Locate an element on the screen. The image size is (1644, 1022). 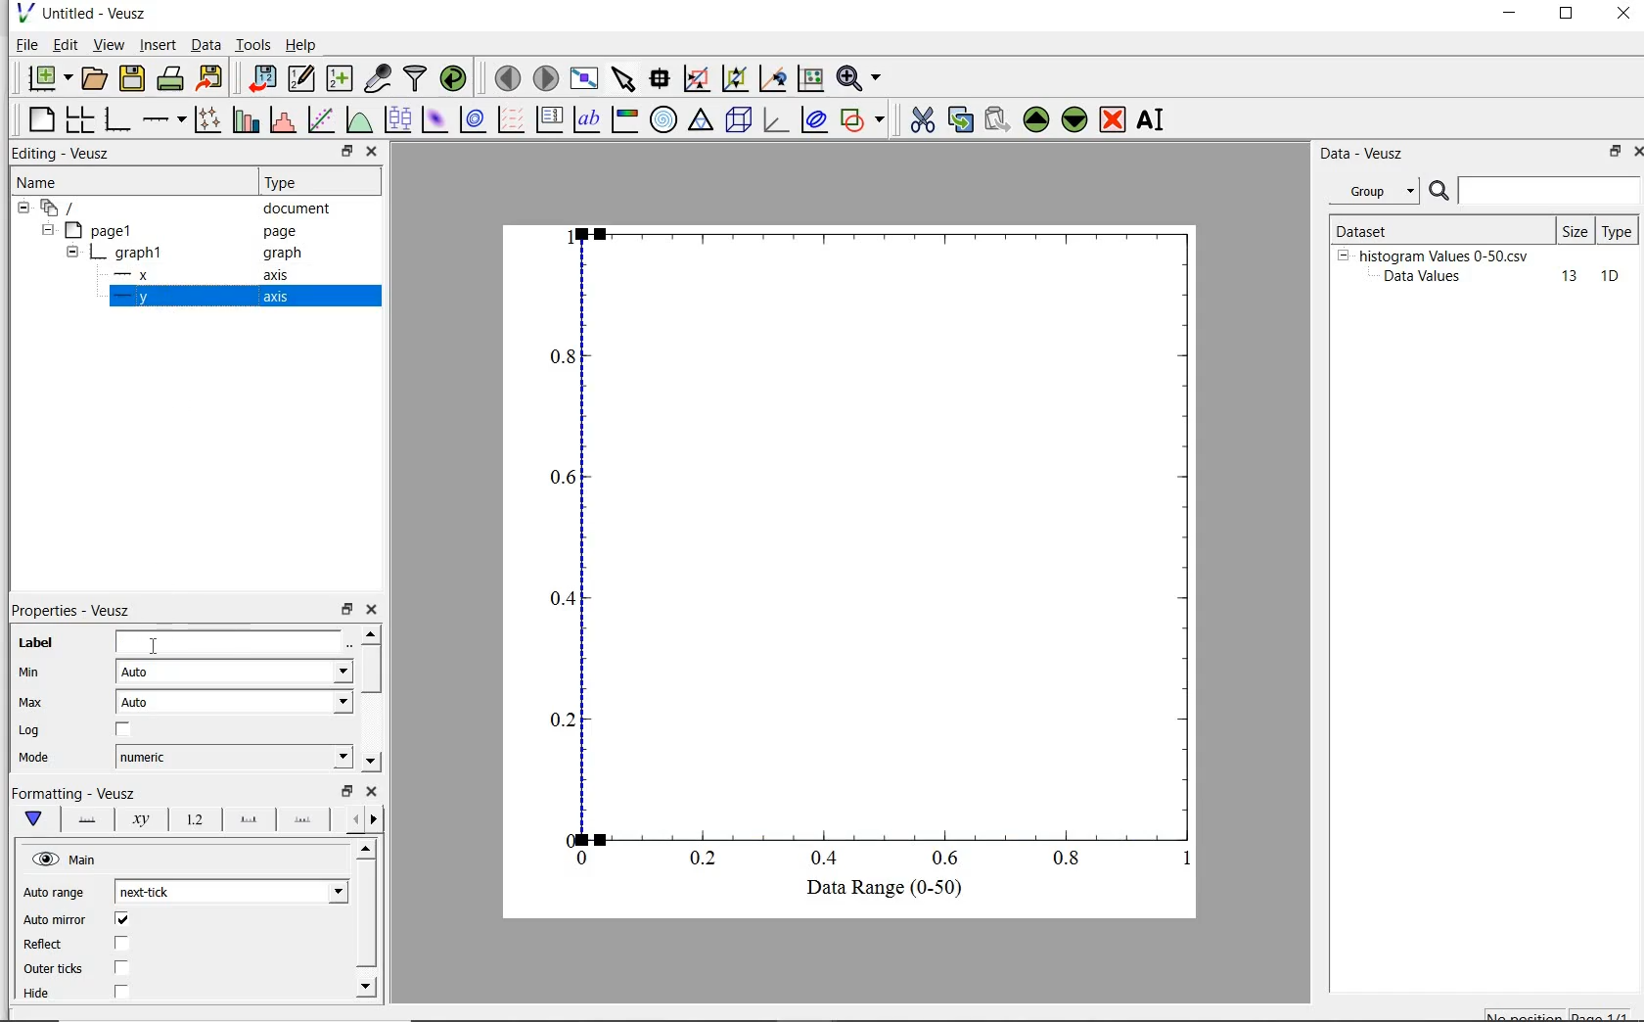
close is located at coordinates (372, 791).